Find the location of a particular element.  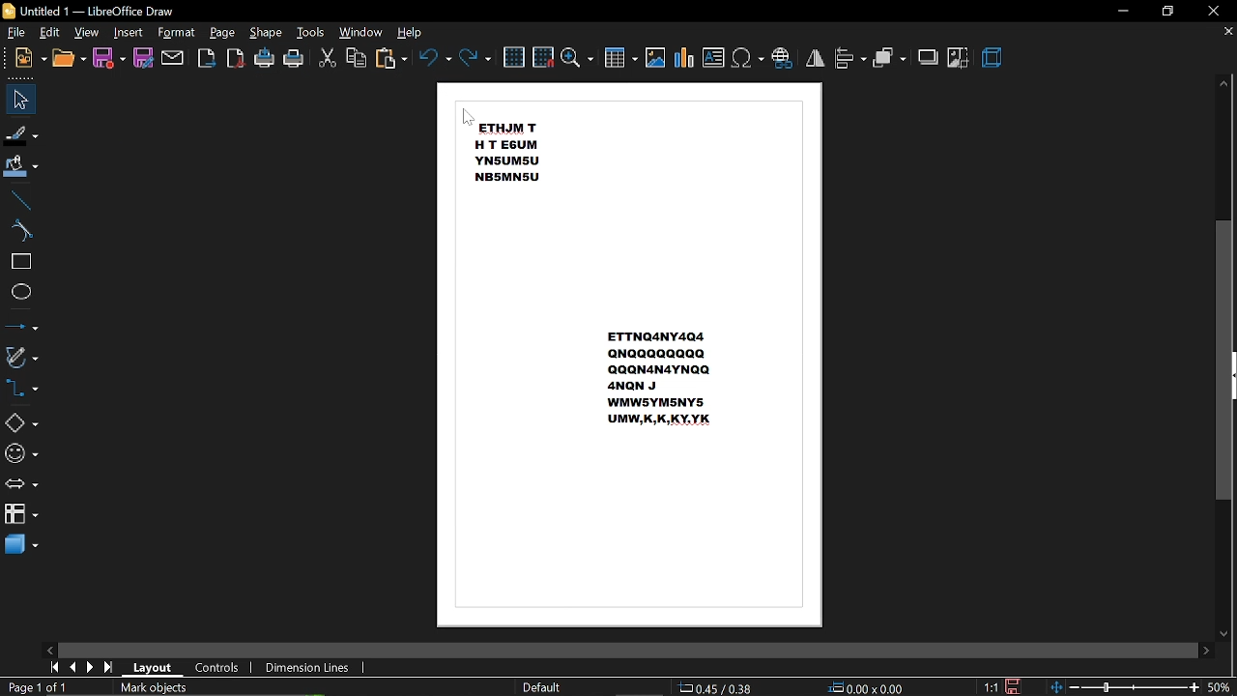

minimize is located at coordinates (1122, 10).